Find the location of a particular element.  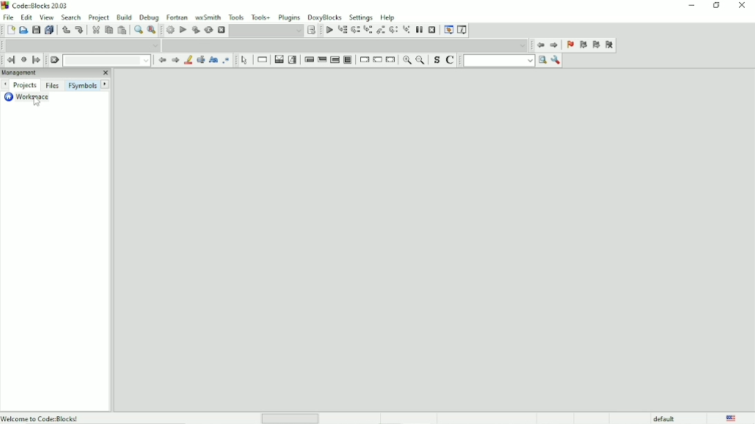

Tools is located at coordinates (236, 17).